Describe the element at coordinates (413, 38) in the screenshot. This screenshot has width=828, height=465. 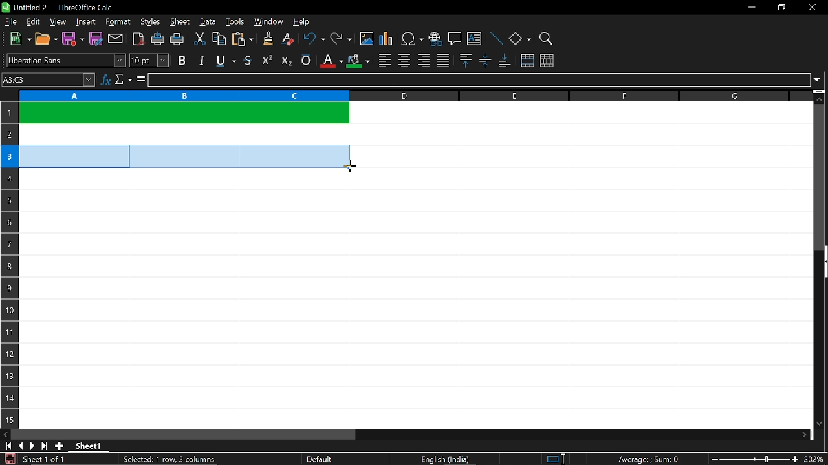
I see `insert symbol` at that location.